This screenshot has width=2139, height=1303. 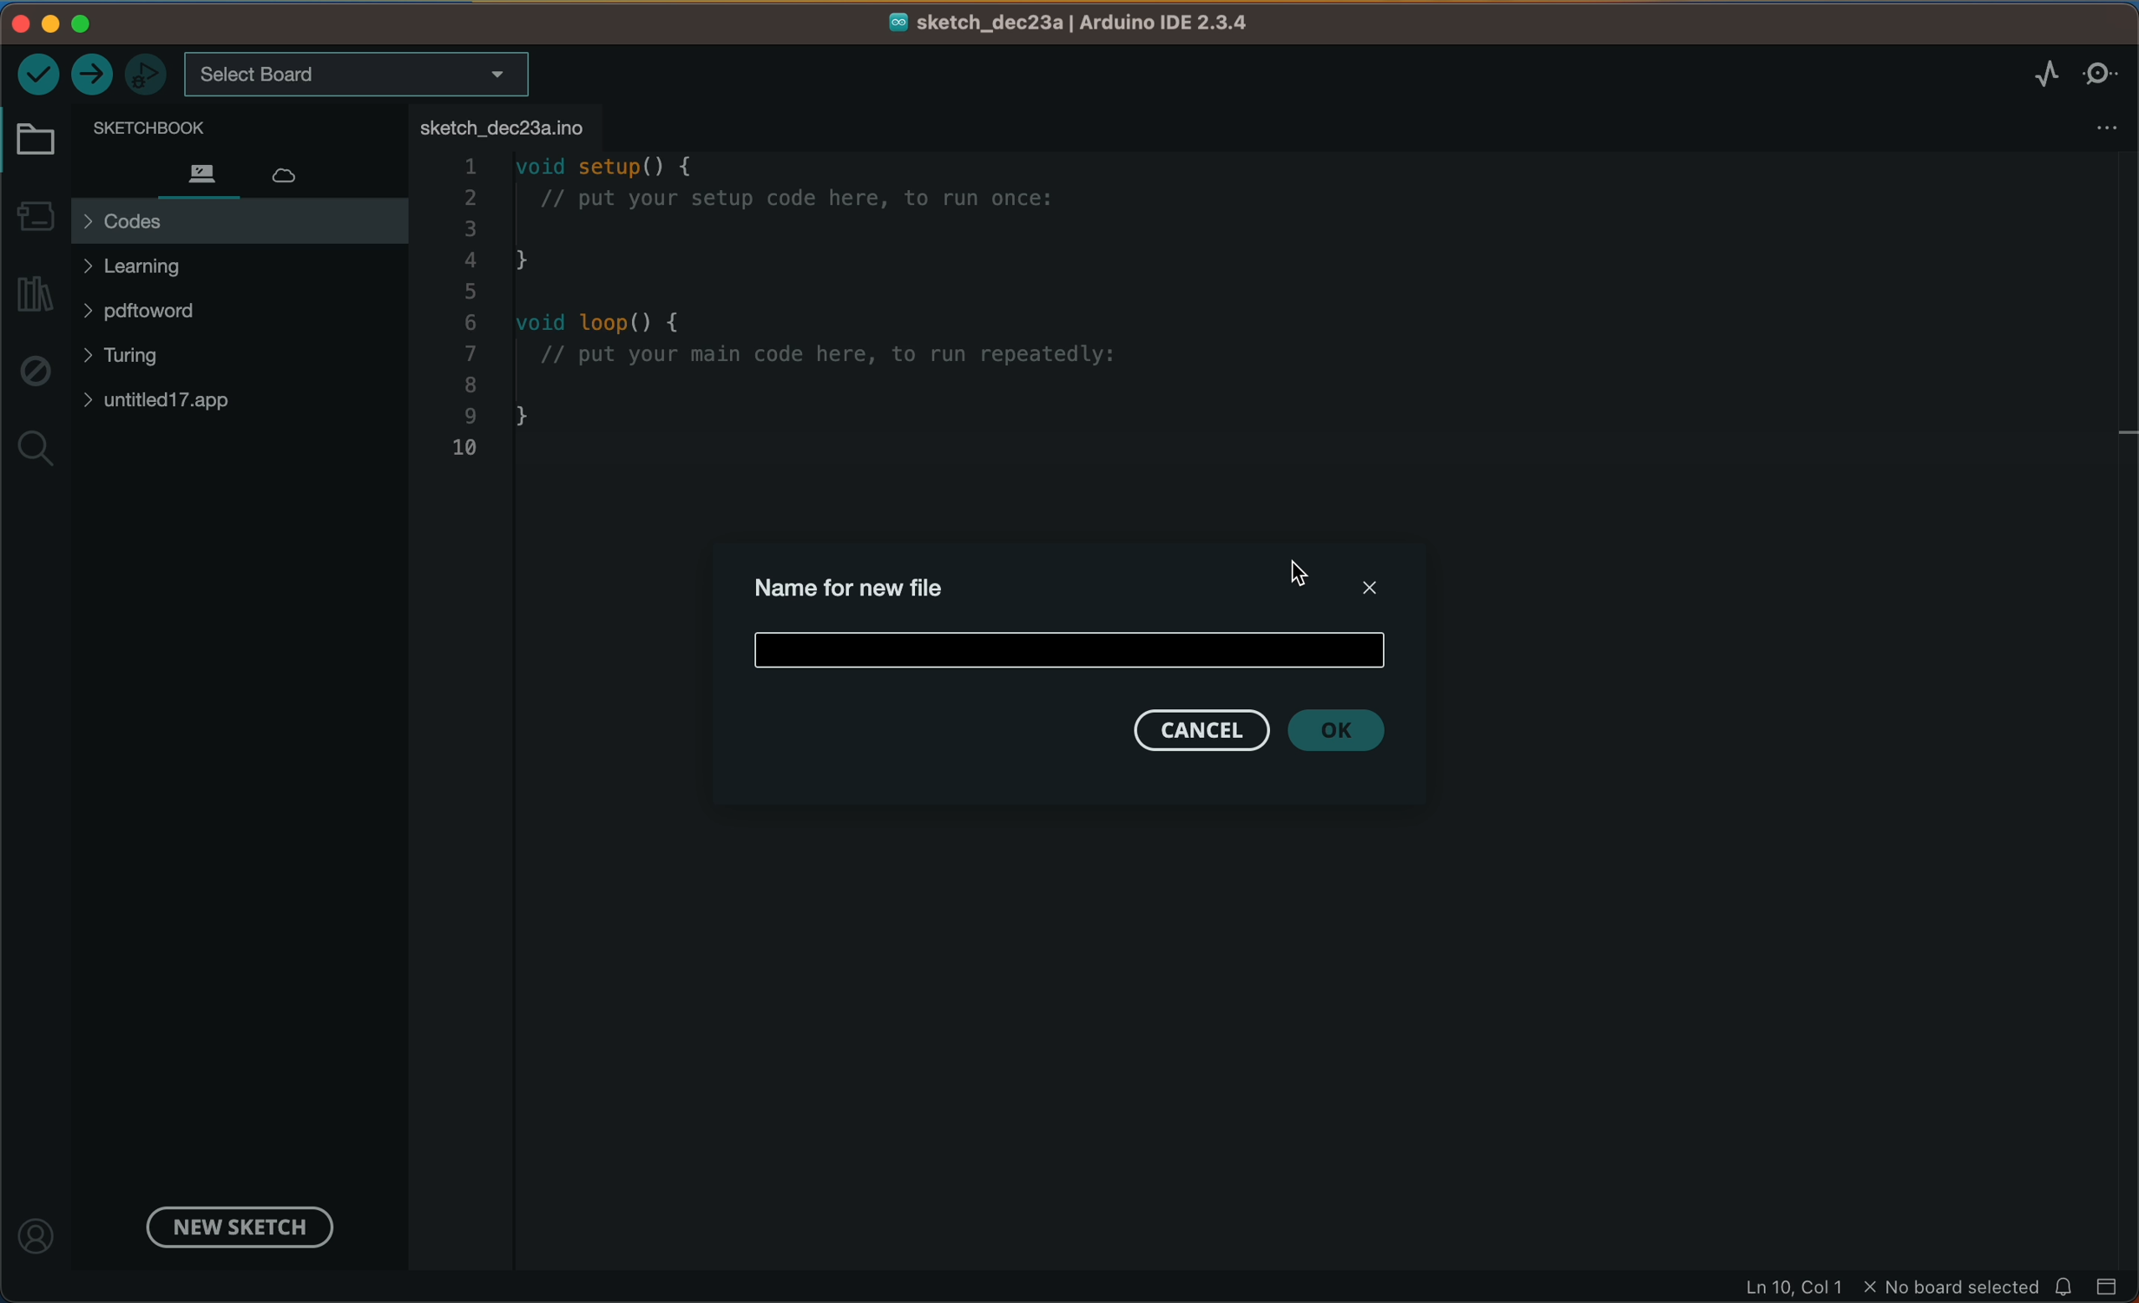 I want to click on serial plotter, so click(x=2026, y=74).